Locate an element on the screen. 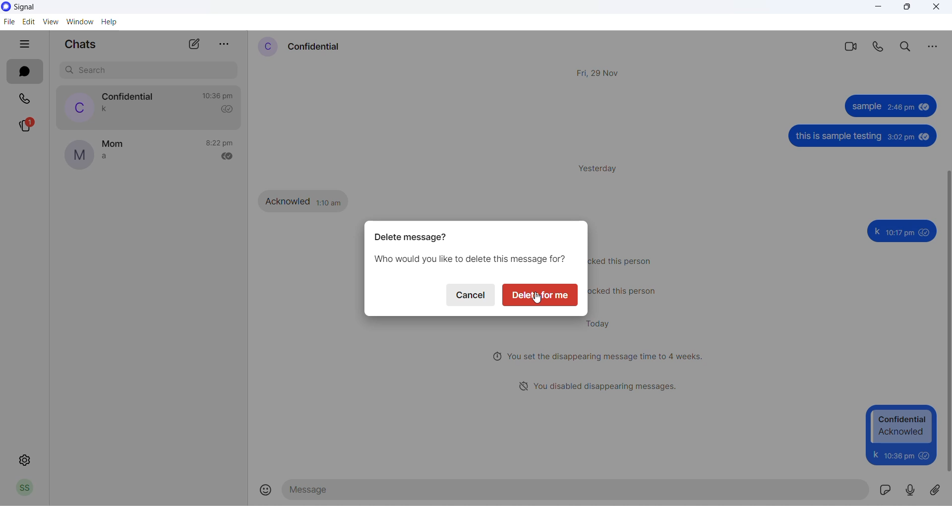 The image size is (952, 506). seen is located at coordinates (925, 232).